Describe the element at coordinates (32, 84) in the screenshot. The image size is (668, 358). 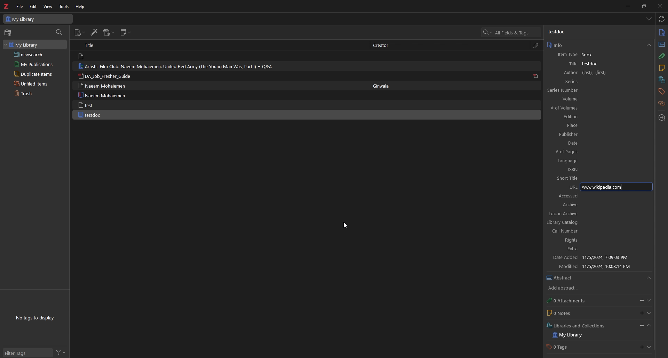
I see `unfiled items` at that location.